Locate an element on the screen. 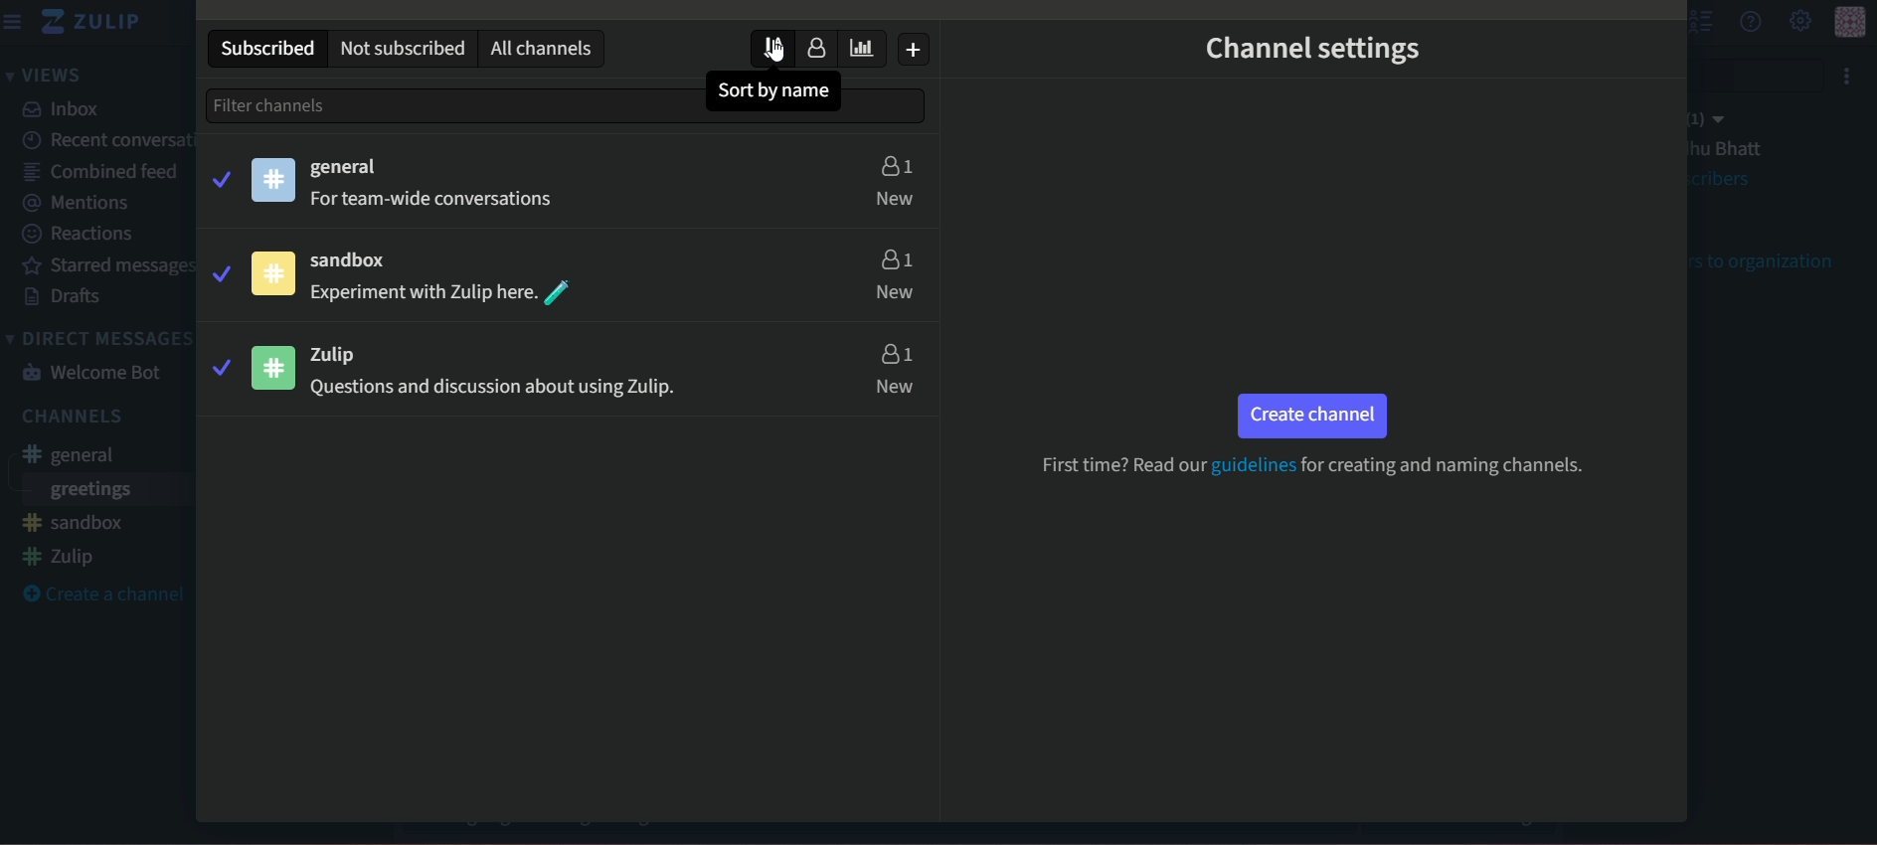  icon is located at coordinates (270, 179).